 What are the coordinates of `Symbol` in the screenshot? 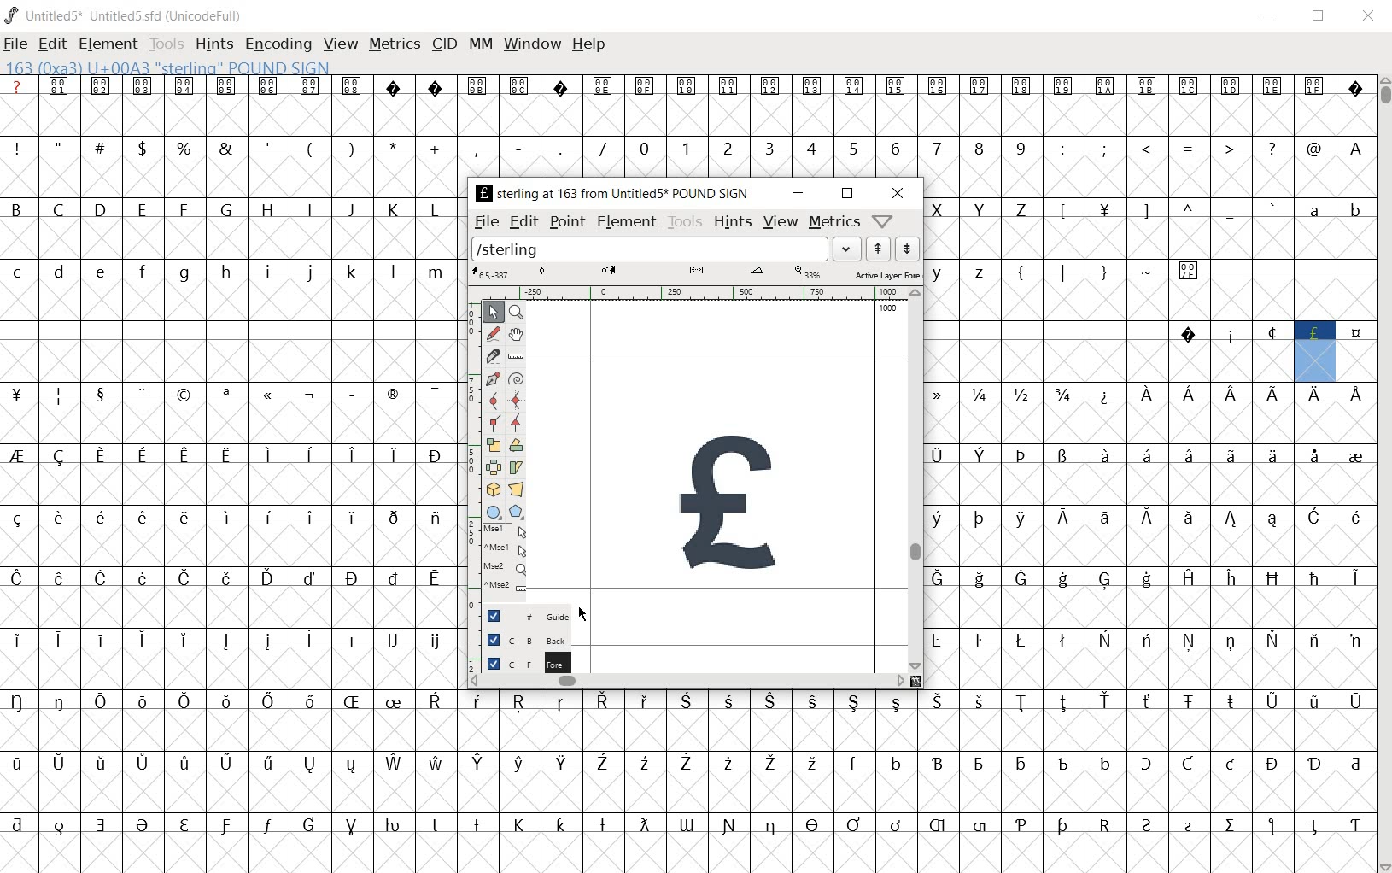 It's located at (229, 453).